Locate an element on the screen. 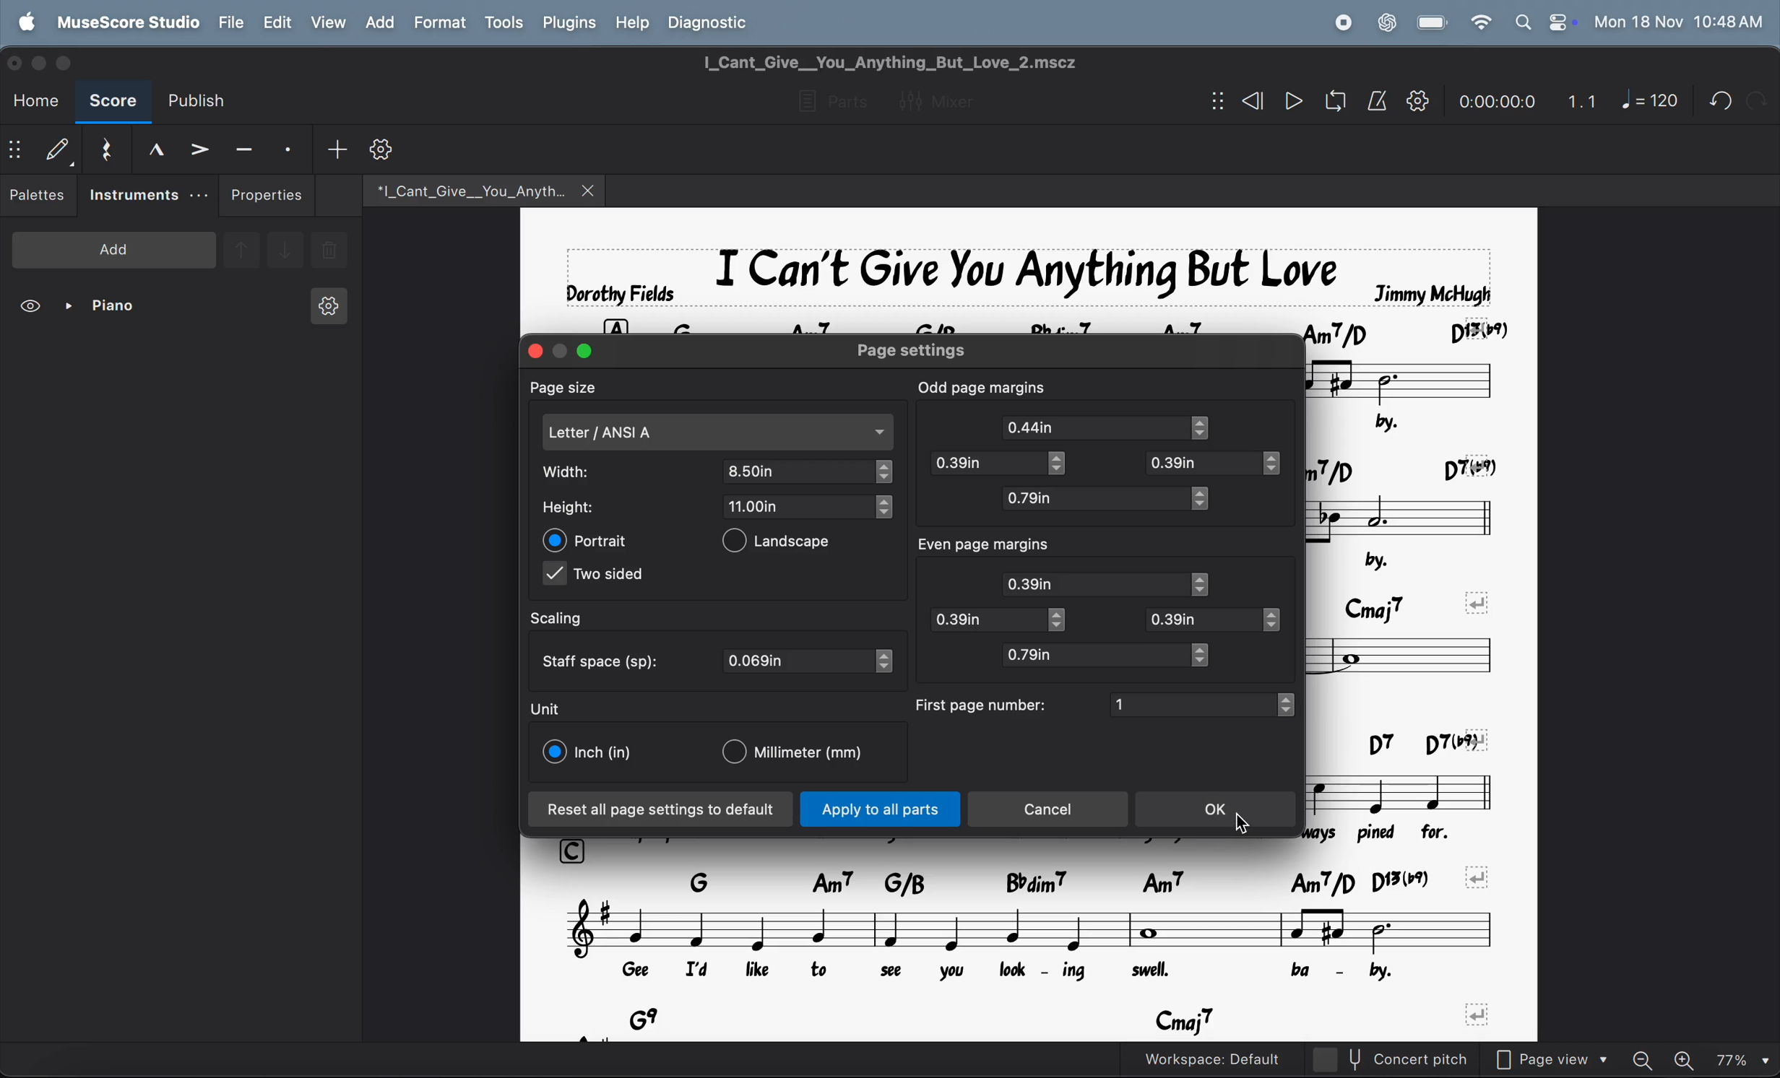 The image size is (1780, 1078). close is located at coordinates (17, 61).